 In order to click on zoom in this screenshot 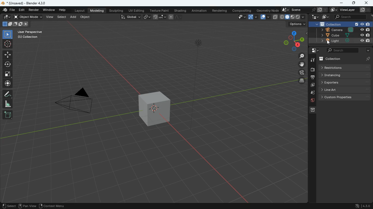, I will do `click(302, 56)`.